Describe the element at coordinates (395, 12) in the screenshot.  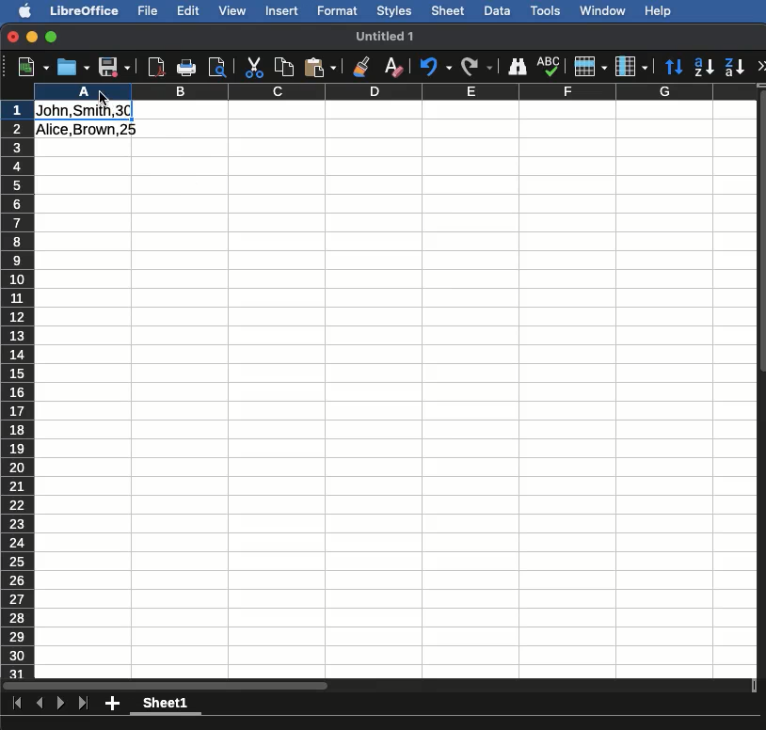
I see `Styles` at that location.